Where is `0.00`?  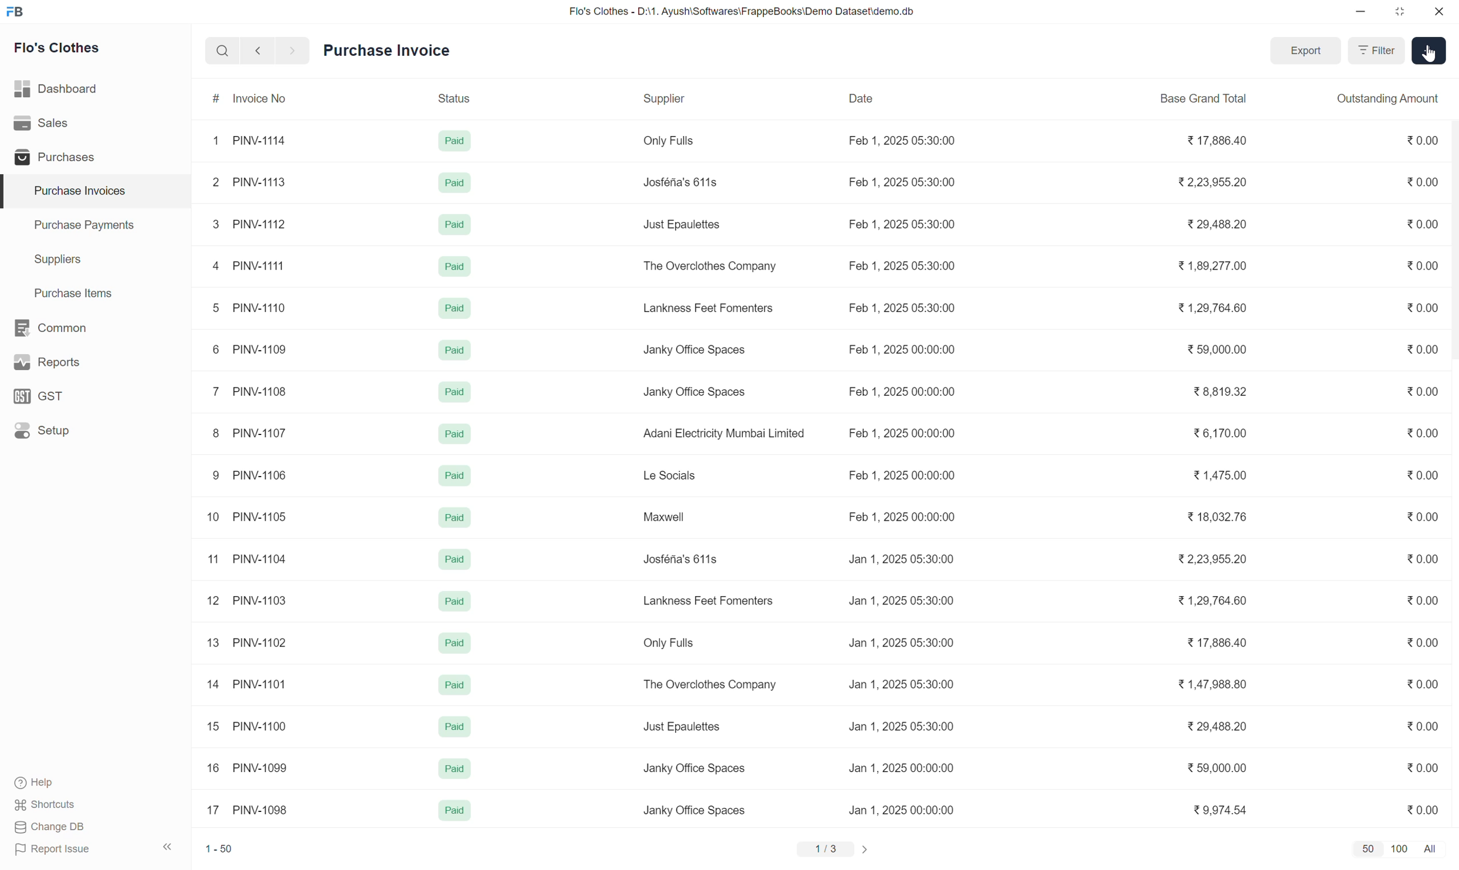
0.00 is located at coordinates (1423, 264).